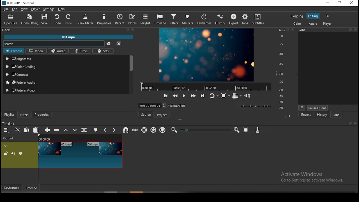 This screenshot has width=359, height=202. I want to click on play, so click(185, 95).